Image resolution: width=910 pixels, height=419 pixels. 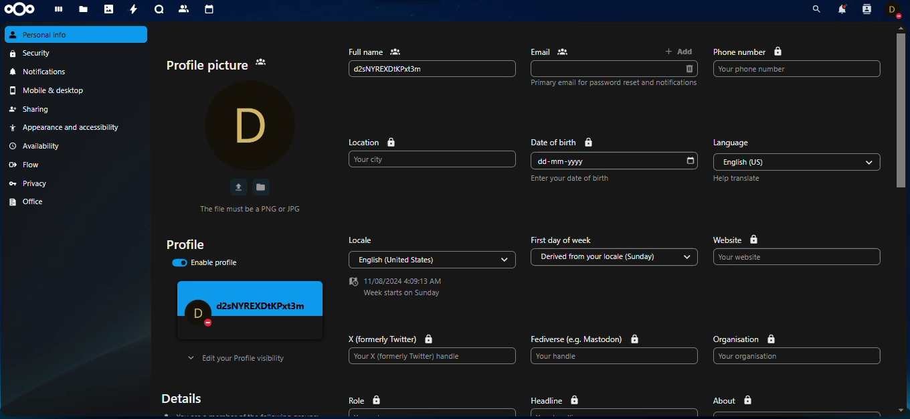 I want to click on Primary email for password reset and notifications, so click(x=614, y=82).